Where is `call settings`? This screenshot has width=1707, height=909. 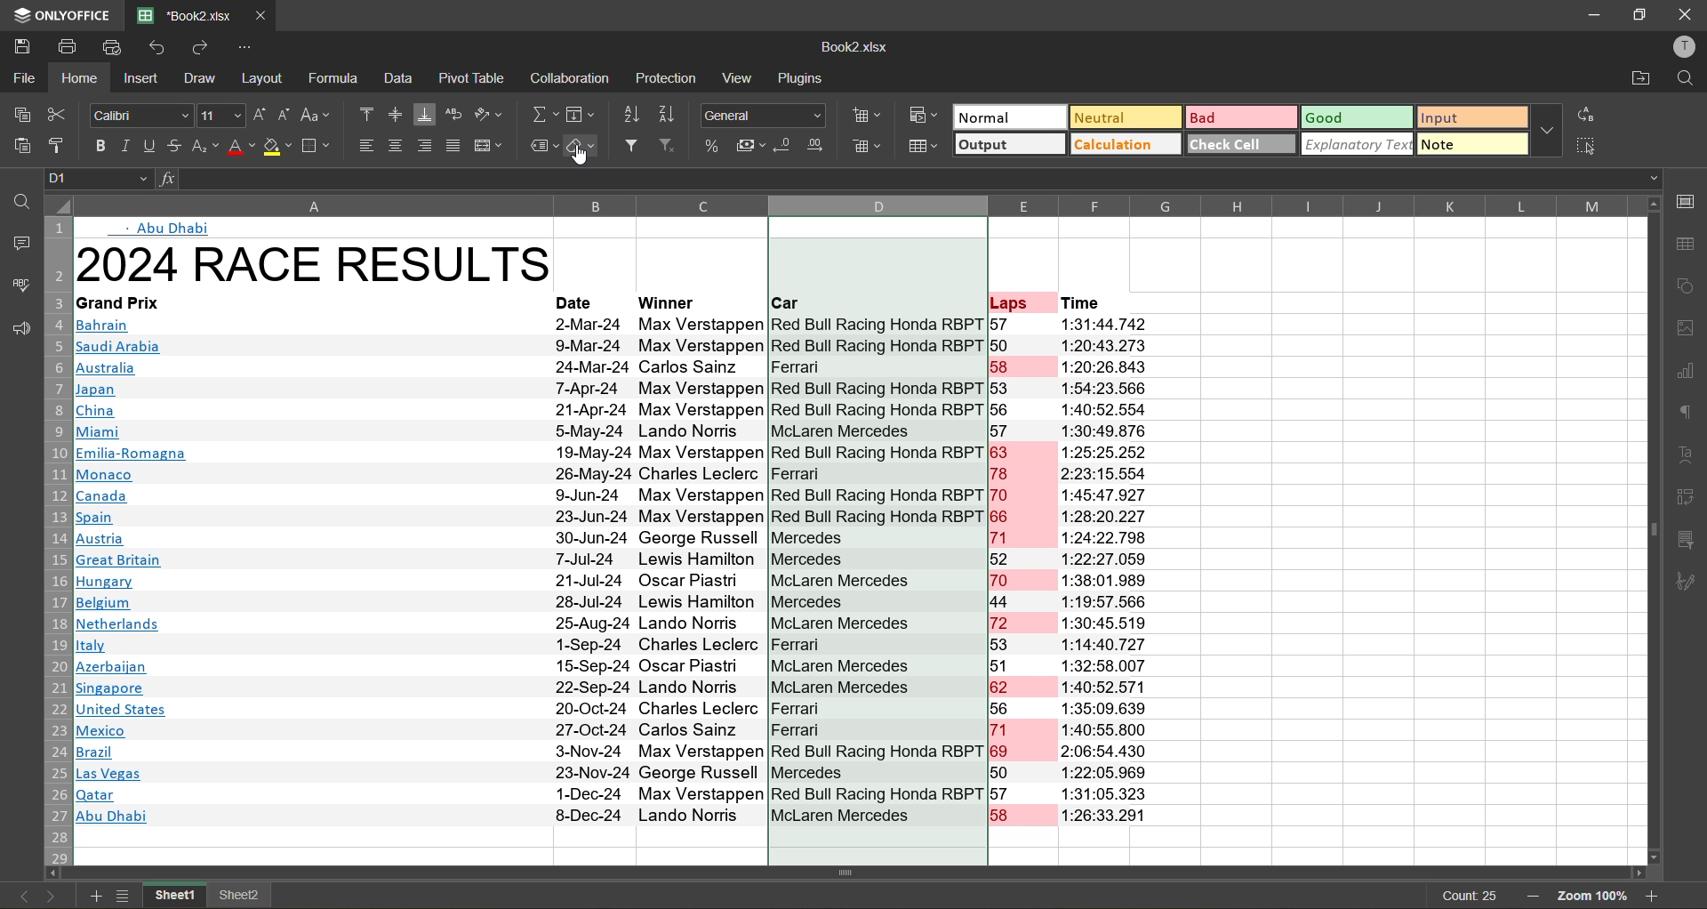
call settings is located at coordinates (1690, 197).